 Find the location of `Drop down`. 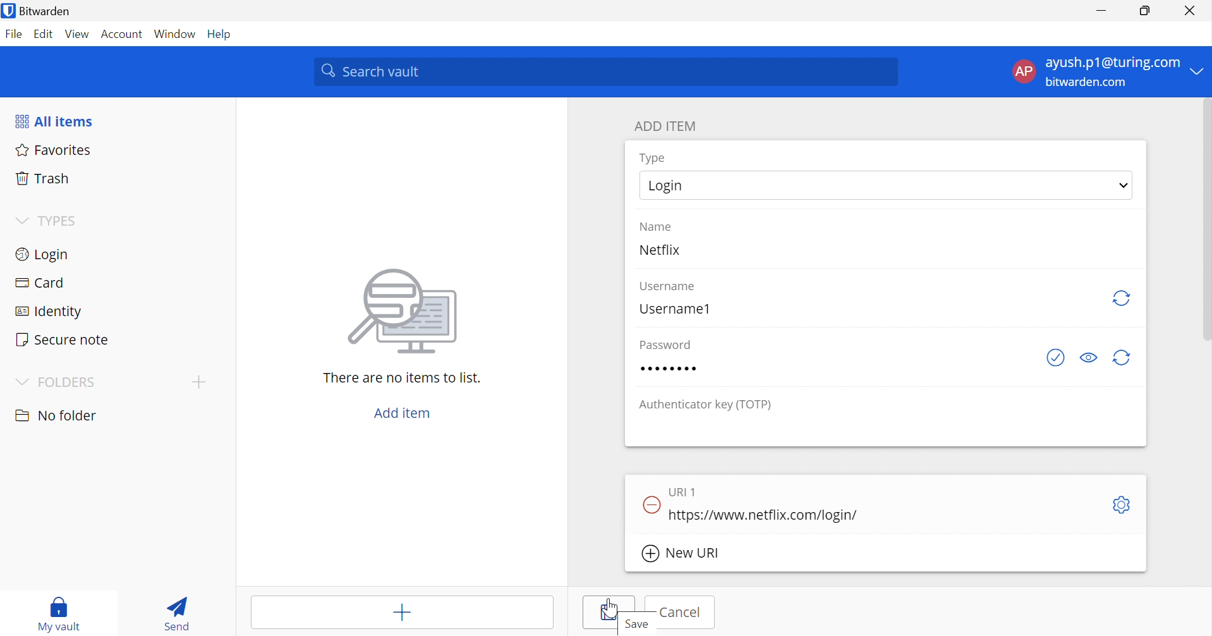

Drop down is located at coordinates (1198, 70).